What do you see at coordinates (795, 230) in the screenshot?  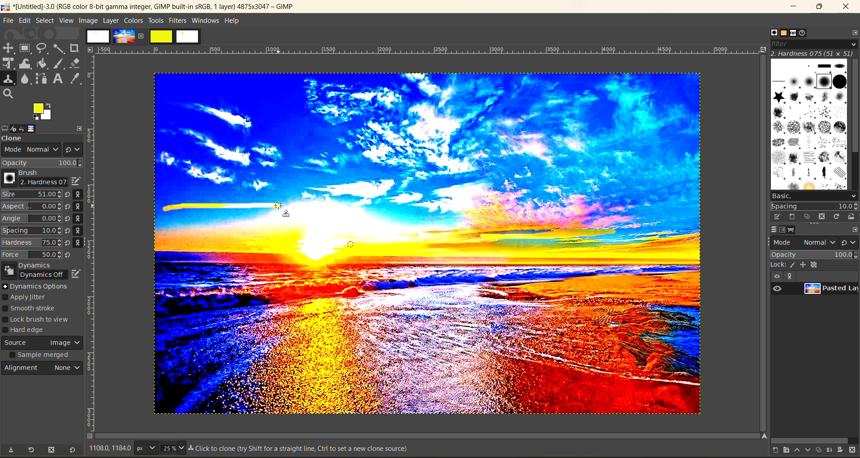 I see `paths` at bounding box center [795, 230].